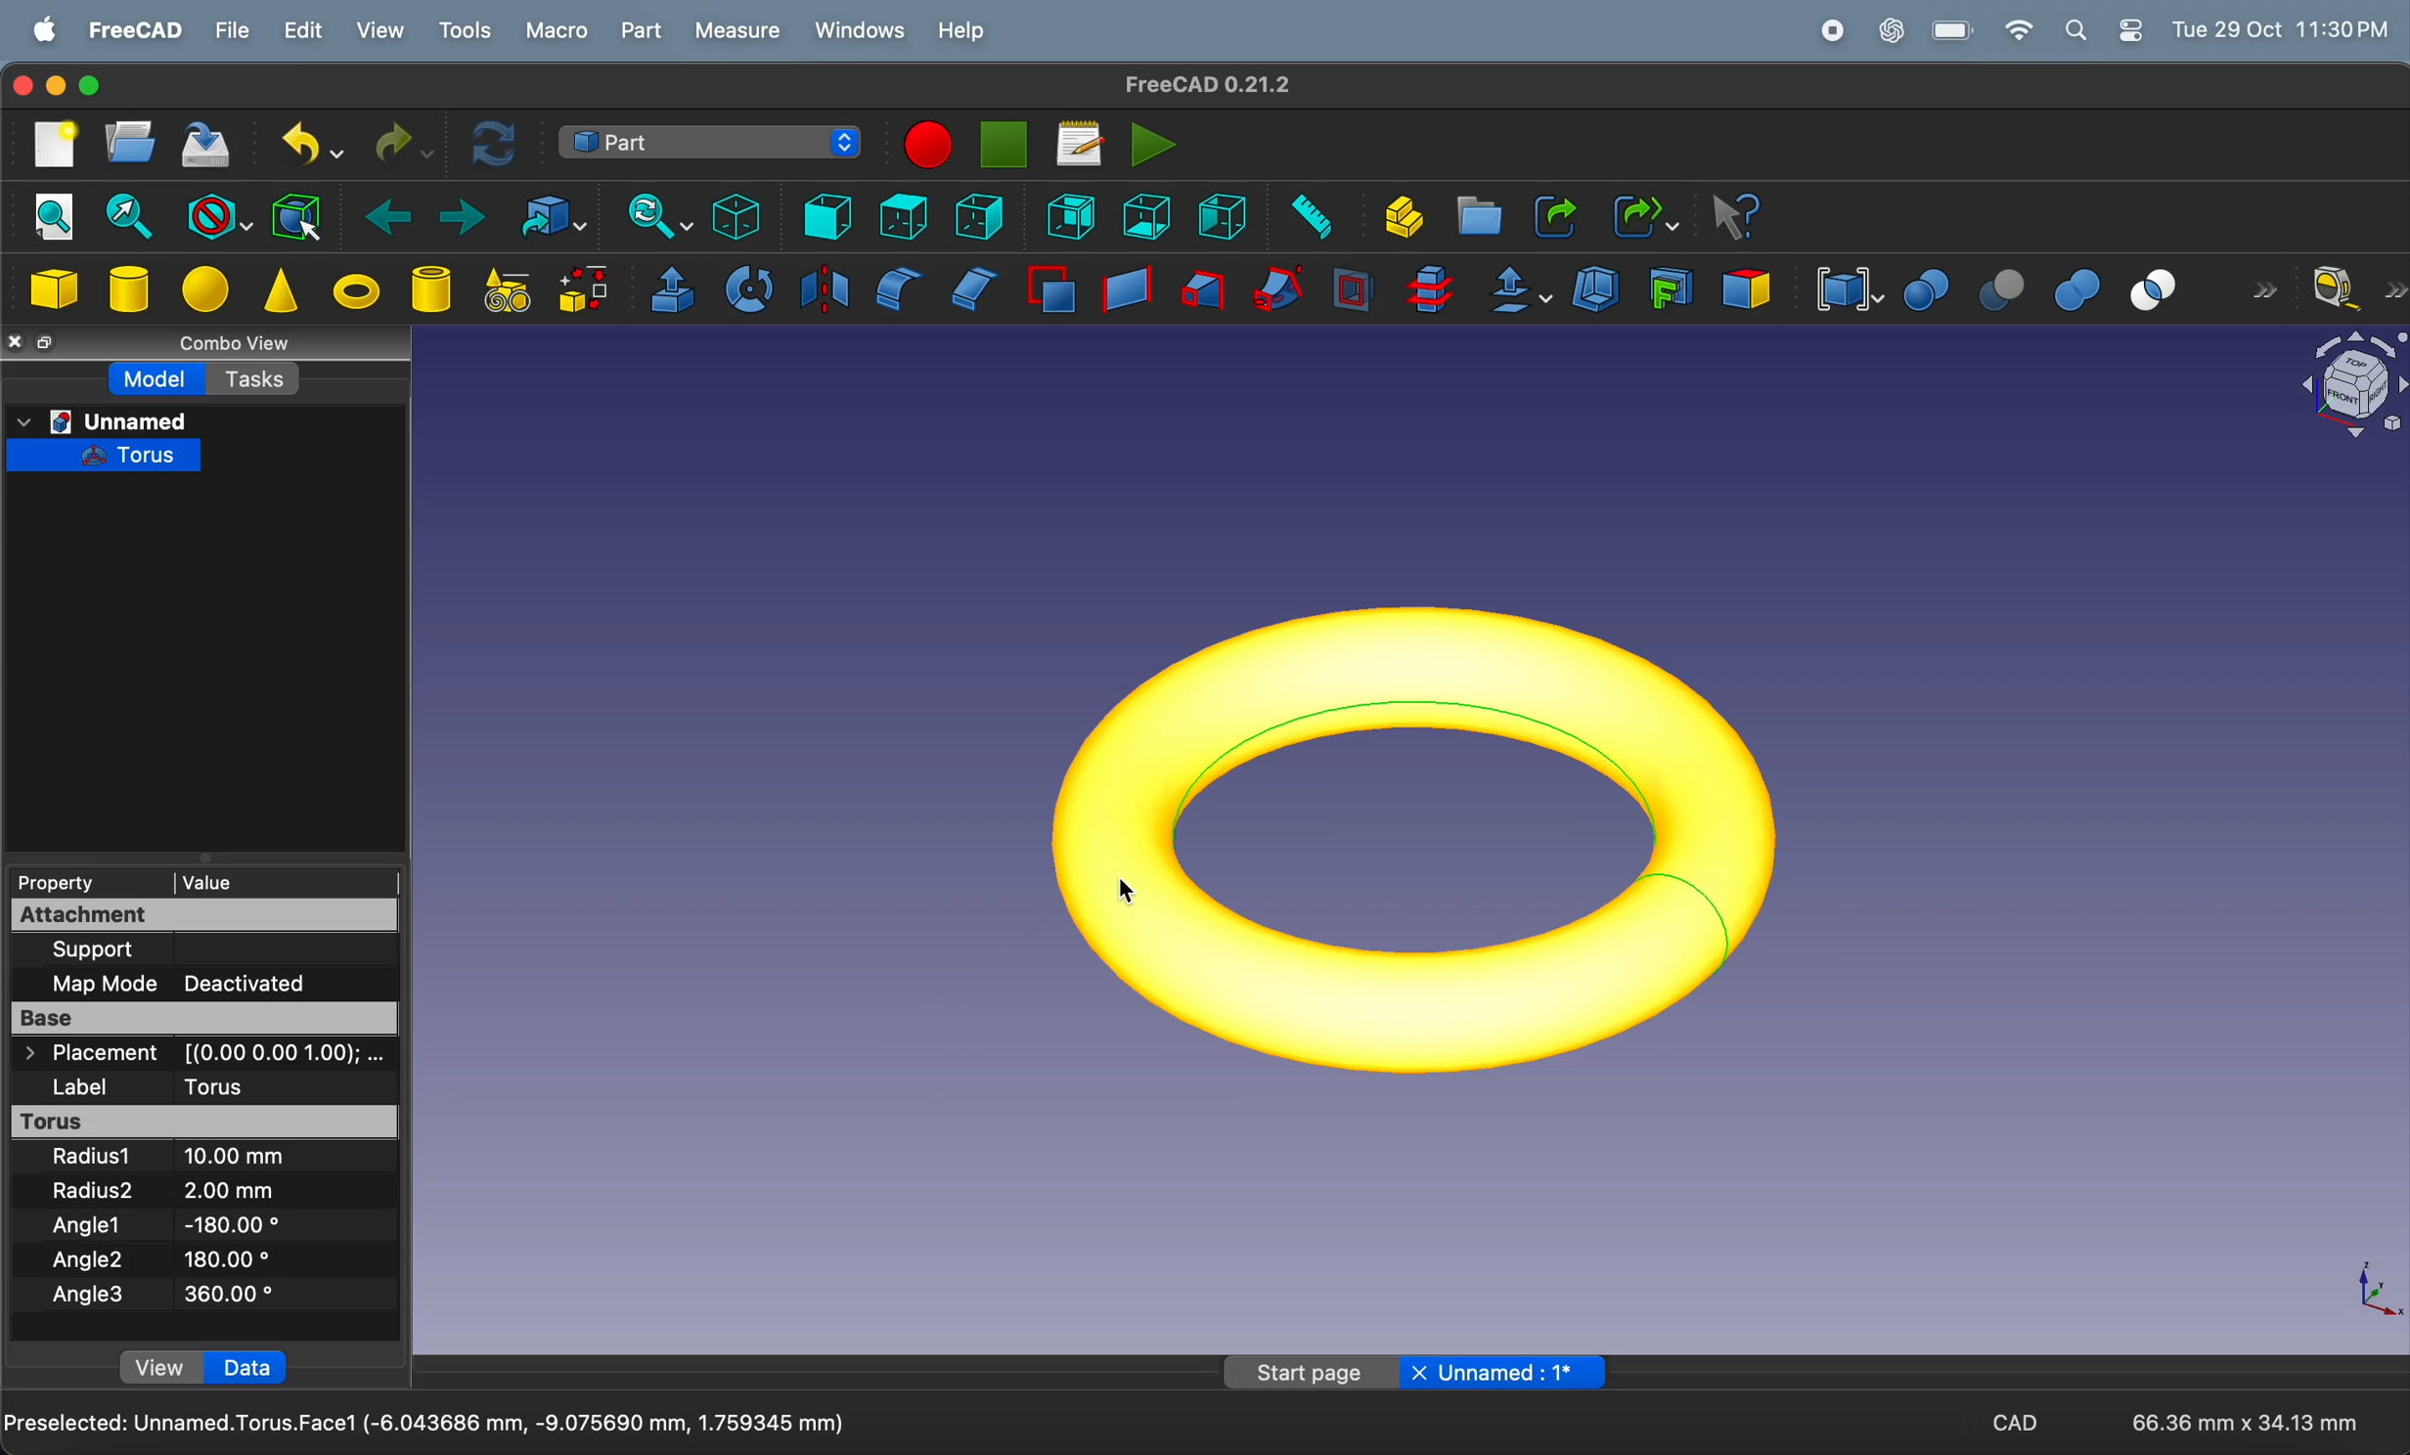  Describe the element at coordinates (213, 212) in the screenshot. I see `block` at that location.